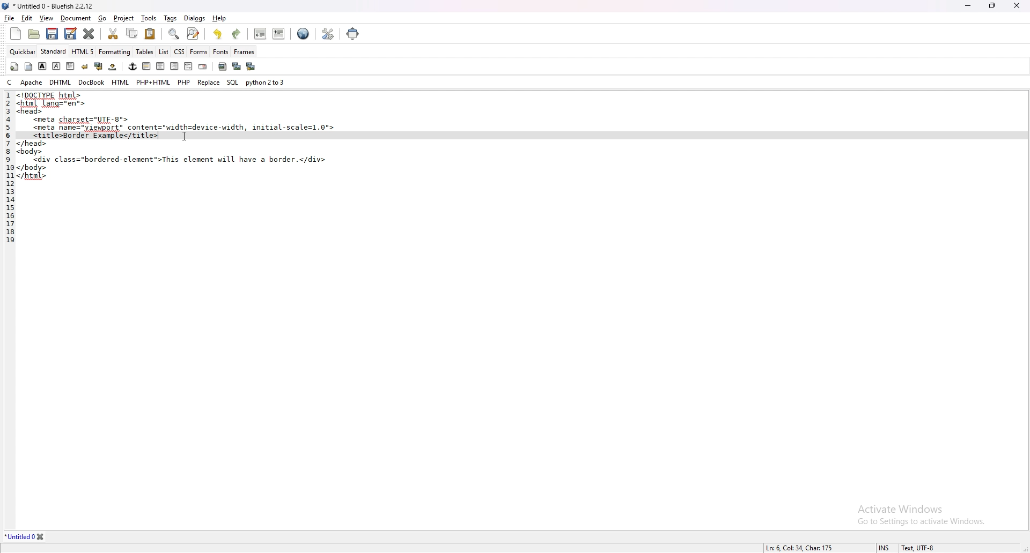 Image resolution: width=1030 pixels, height=553 pixels. What do you see at coordinates (179, 139) in the screenshot?
I see `<!DOCTYPE html><htnl lang="en"><head><meta charset="UTE-8"><meta name="yiewport” content="width=device-width, initial-scale=1.0"><Title>Border Example</title> 1</head><body><div class="bordered-element >This element will have a border.</div></body></html>` at bounding box center [179, 139].